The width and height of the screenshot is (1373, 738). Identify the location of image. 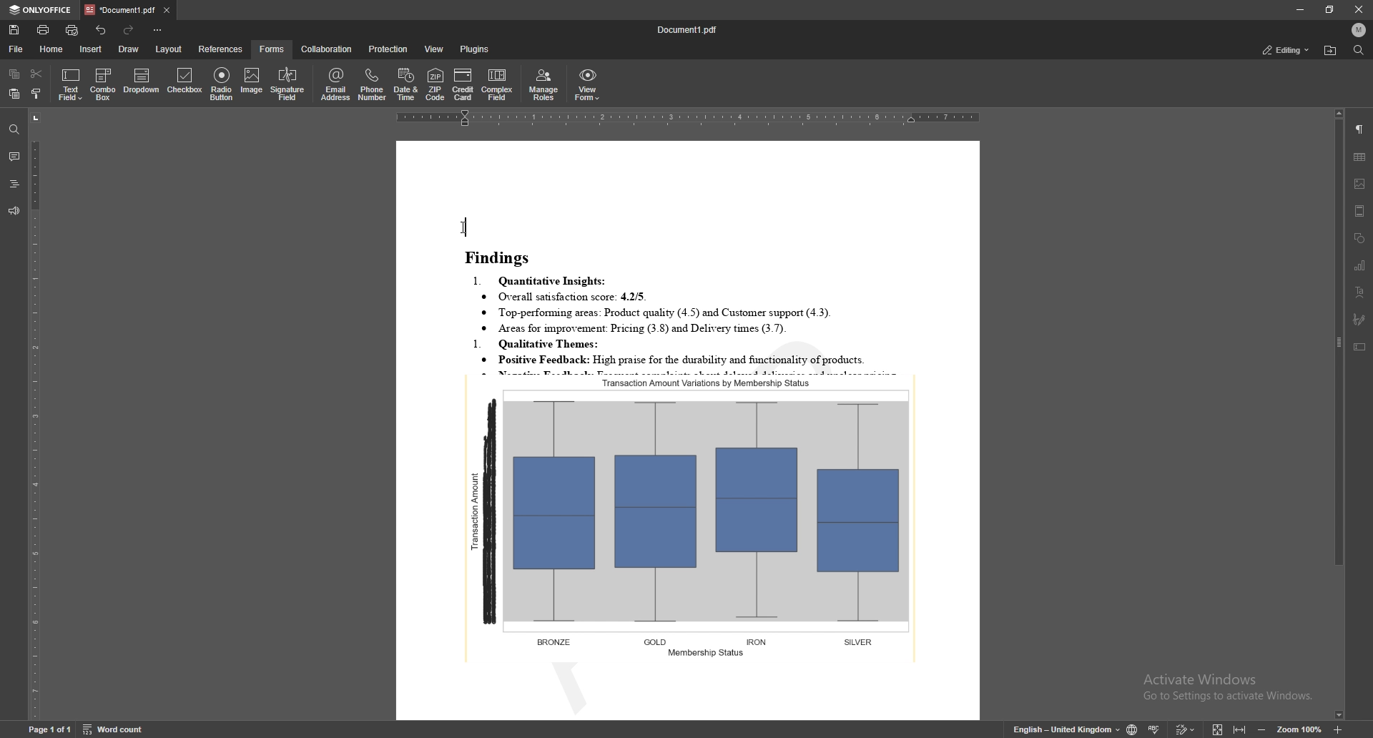
(1359, 184).